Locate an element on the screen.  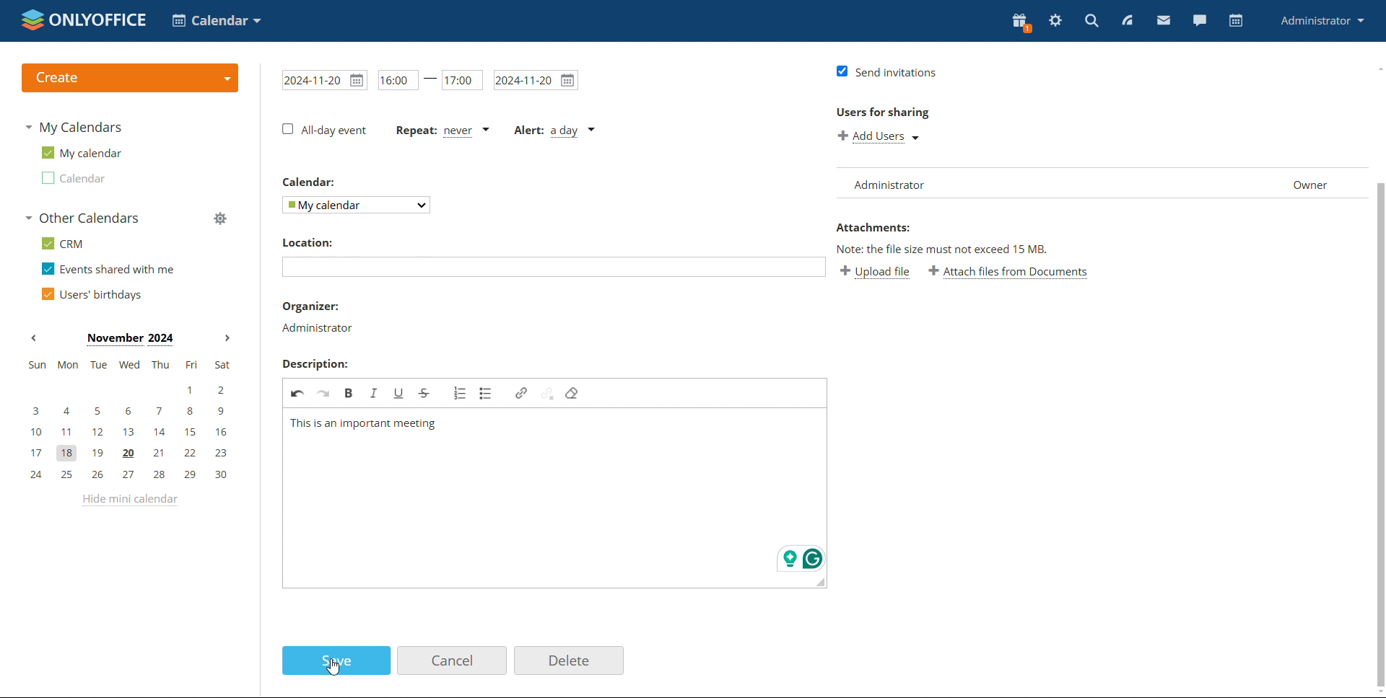
mini calendar is located at coordinates (129, 420).